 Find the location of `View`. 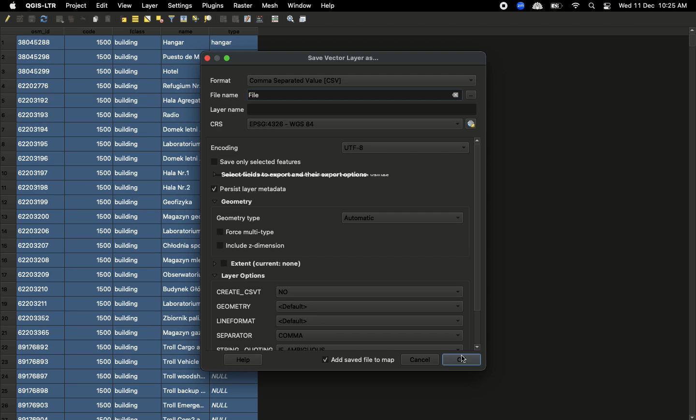

View is located at coordinates (124, 6).